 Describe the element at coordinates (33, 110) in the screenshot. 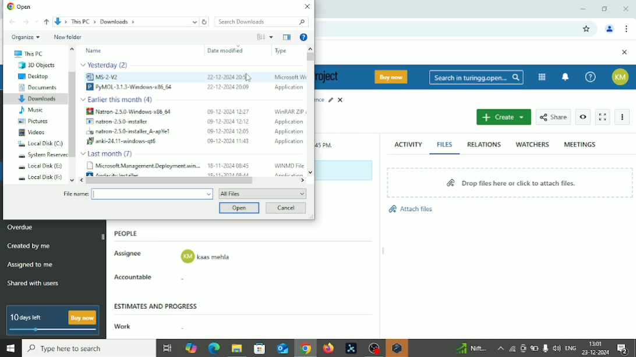

I see `Music` at that location.